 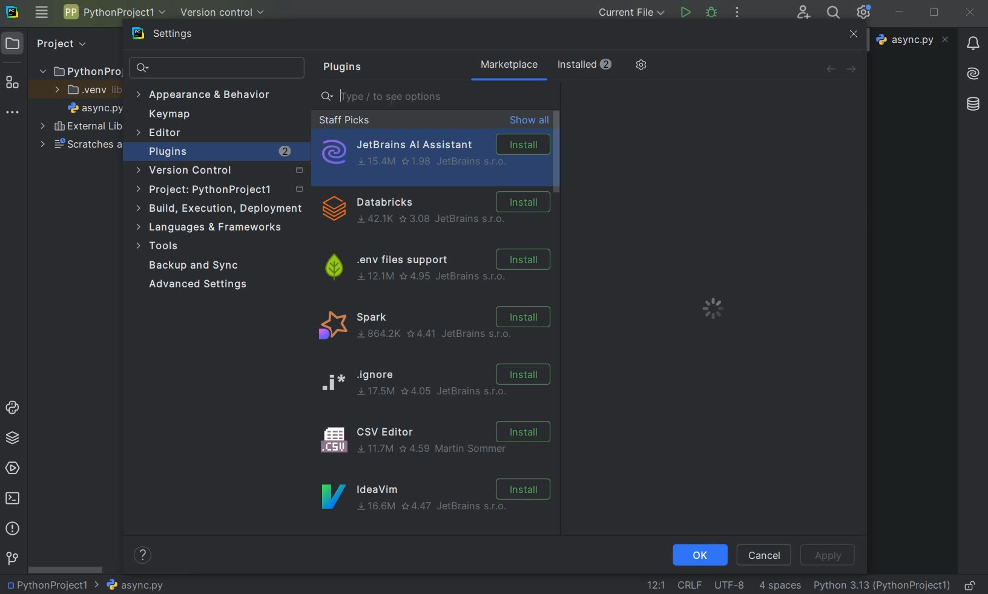 What do you see at coordinates (688, 584) in the screenshot?
I see `line separtor` at bounding box center [688, 584].